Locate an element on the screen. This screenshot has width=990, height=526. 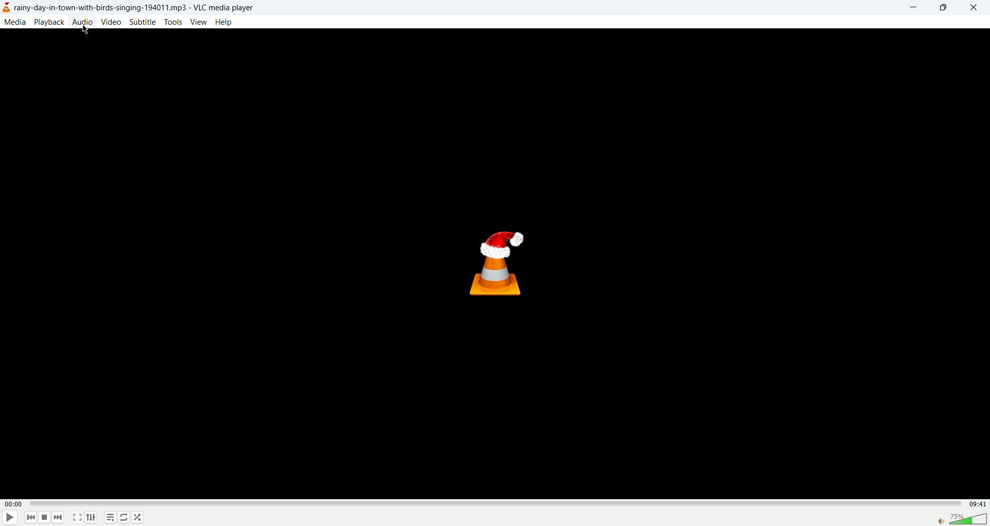
audio is located at coordinates (82, 23).